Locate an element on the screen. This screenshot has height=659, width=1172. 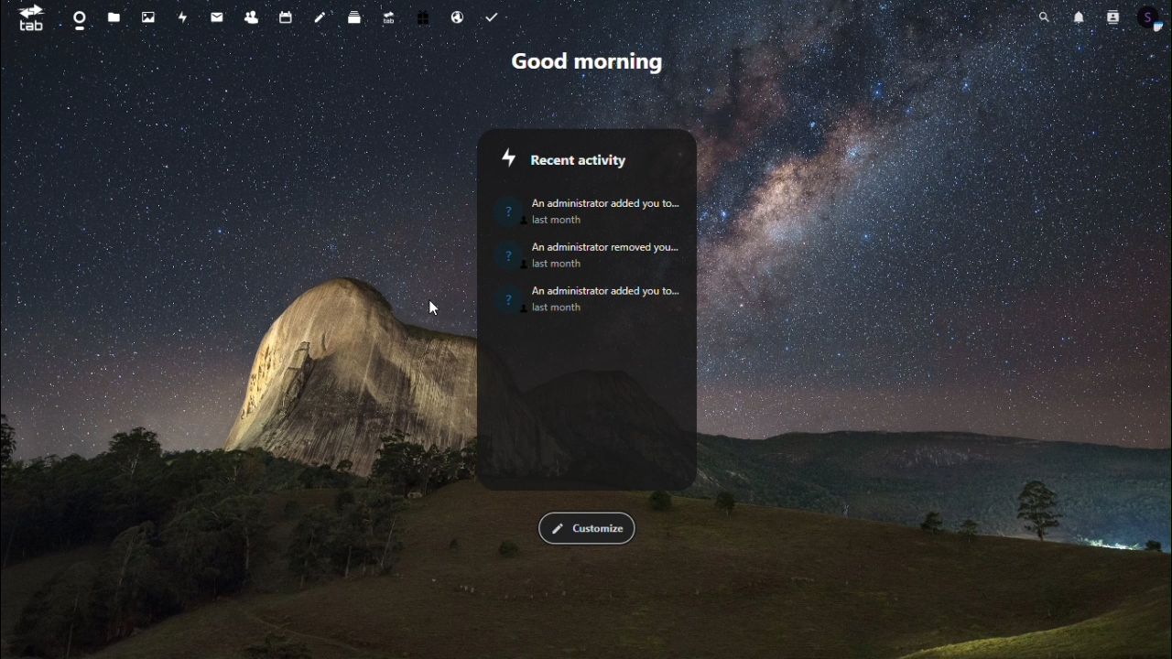
Image is located at coordinates (507, 299).